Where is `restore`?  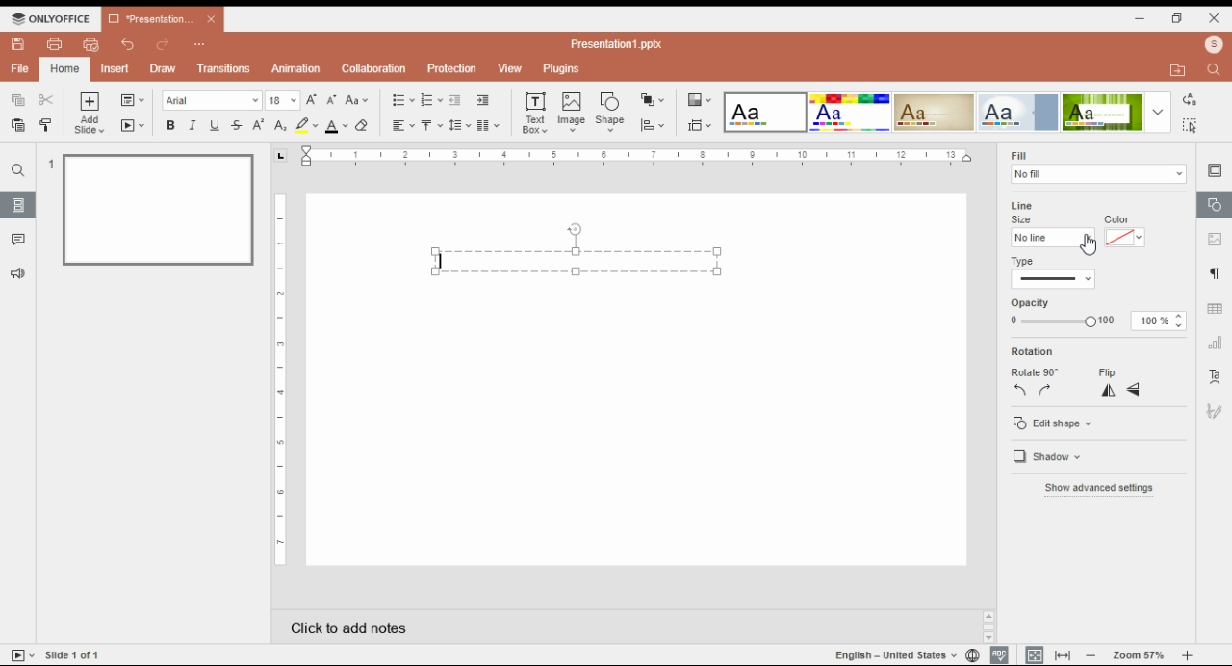 restore is located at coordinates (1178, 19).